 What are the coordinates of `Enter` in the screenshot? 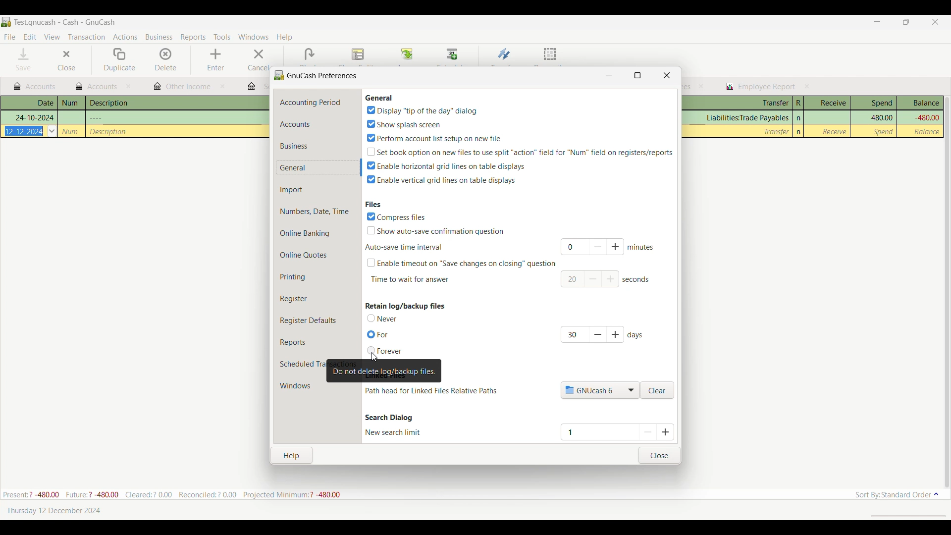 It's located at (215, 60).